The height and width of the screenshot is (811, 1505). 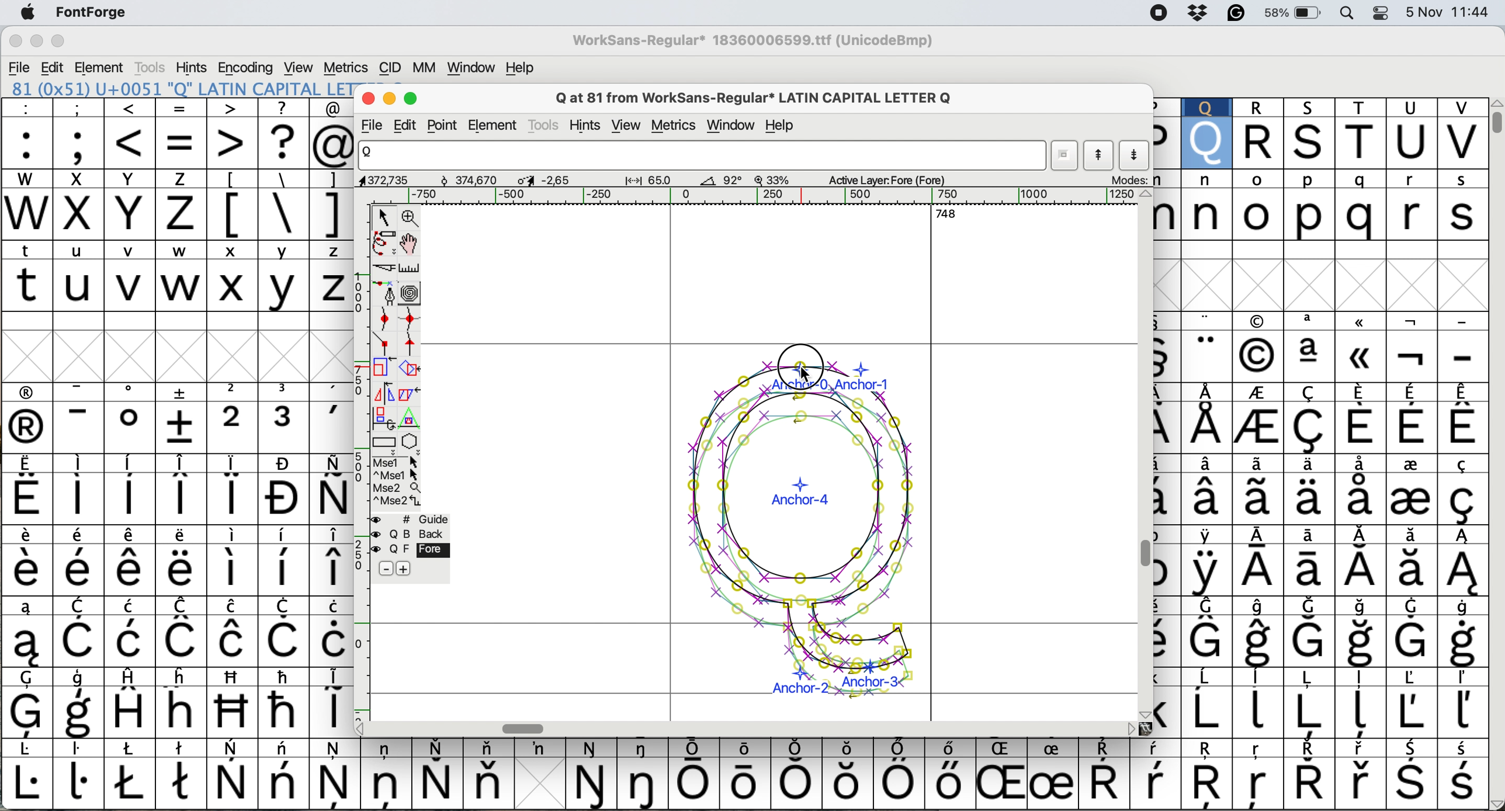 I want to click on system logo, so click(x=31, y=15).